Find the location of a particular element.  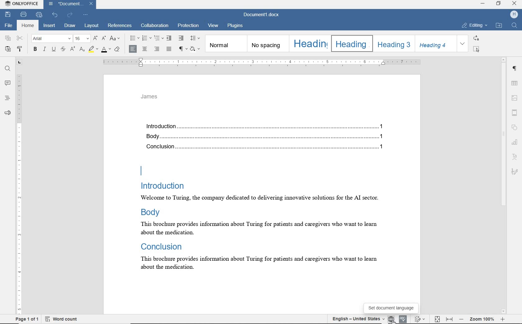

no spacing is located at coordinates (267, 44).